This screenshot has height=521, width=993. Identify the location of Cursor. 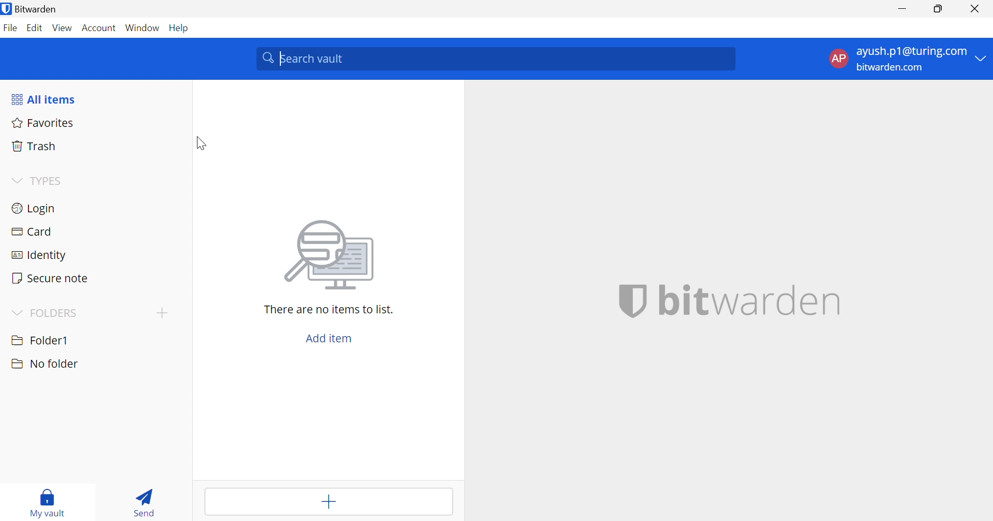
(200, 142).